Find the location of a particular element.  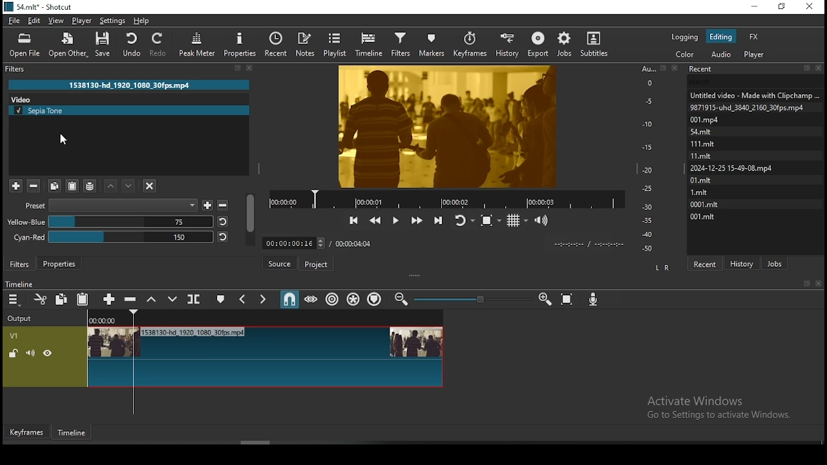

00:00:00 is located at coordinates (101, 321).